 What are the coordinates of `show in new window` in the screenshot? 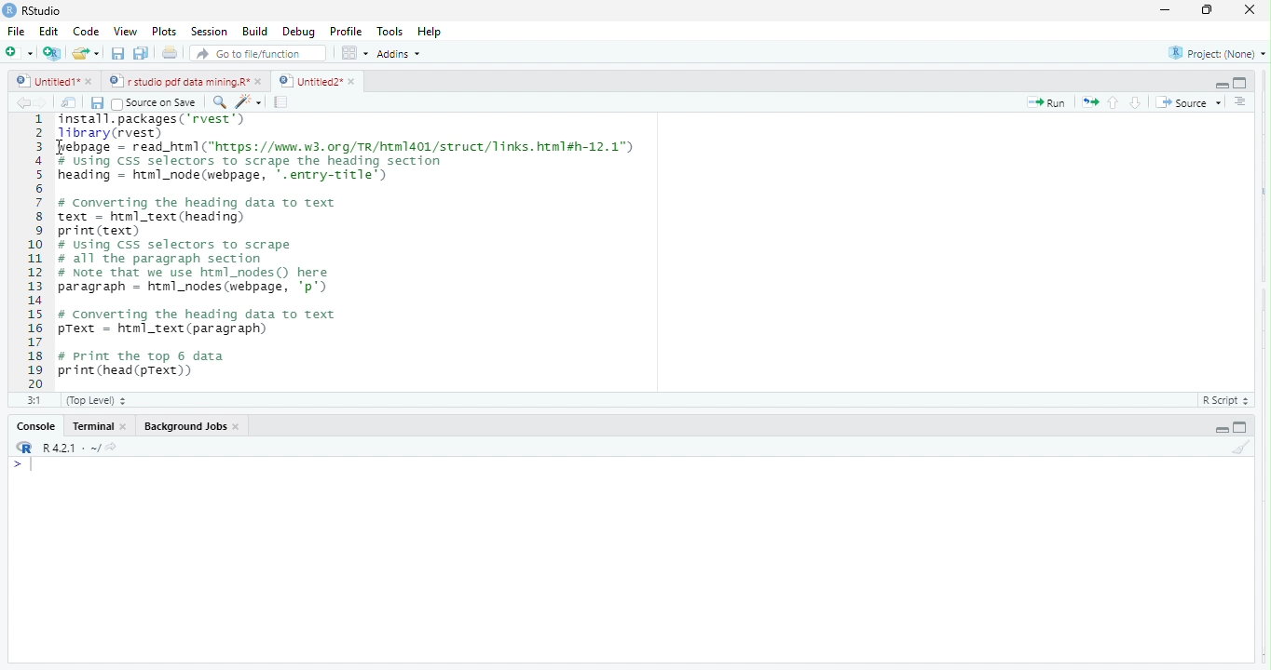 It's located at (70, 104).